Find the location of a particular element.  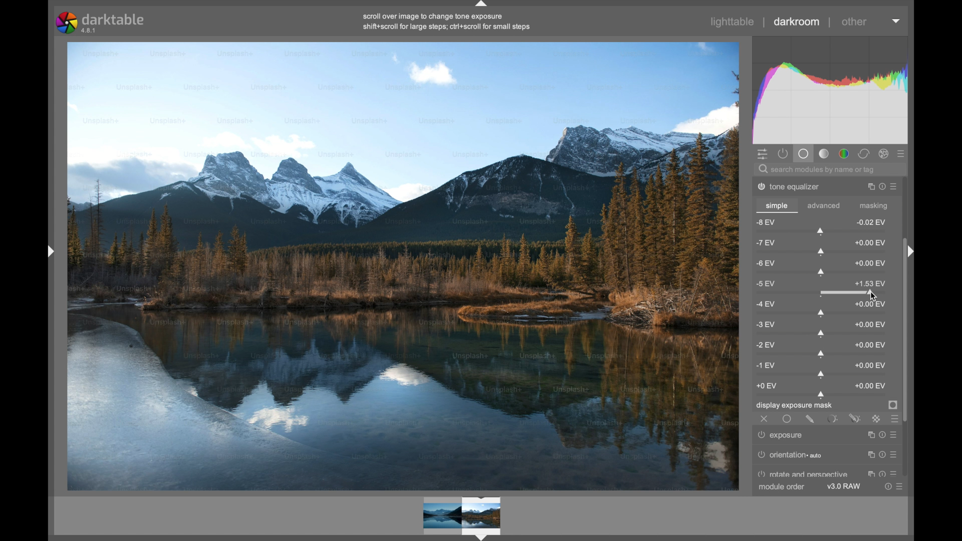

slider is located at coordinates (821, 335).